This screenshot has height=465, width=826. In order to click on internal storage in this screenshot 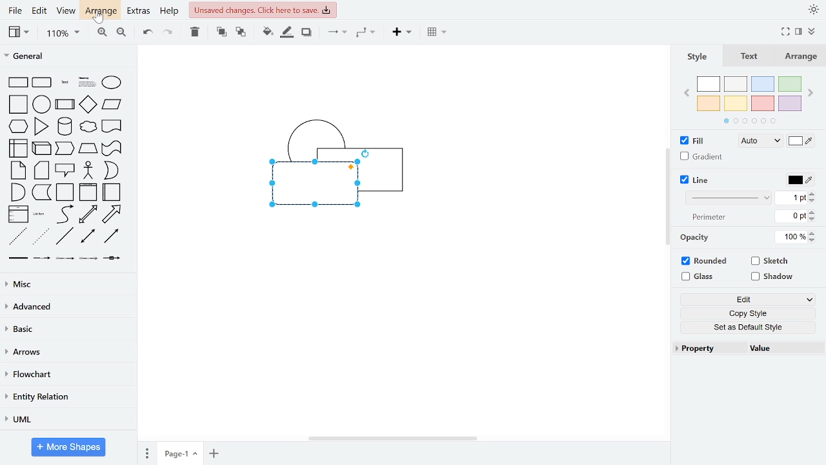, I will do `click(19, 149)`.